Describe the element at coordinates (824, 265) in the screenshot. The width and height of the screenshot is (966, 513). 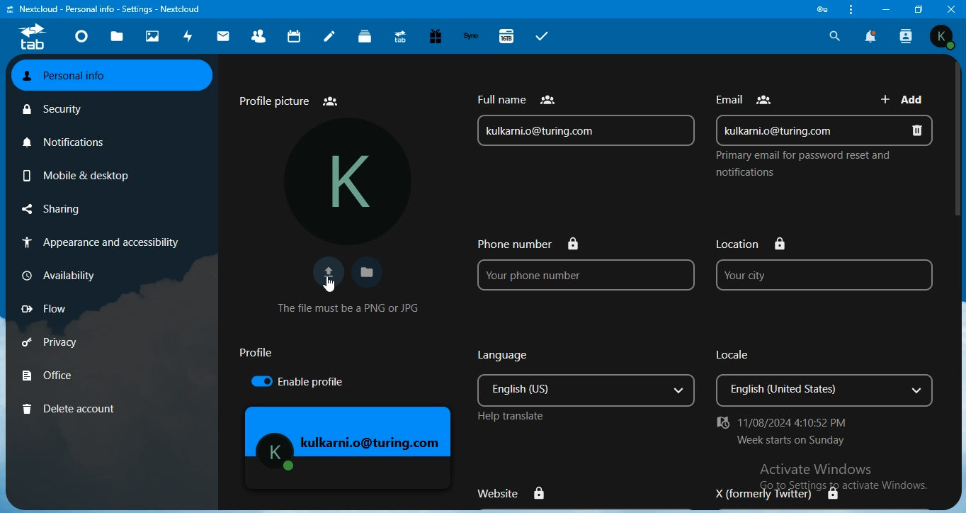
I see `location` at that location.